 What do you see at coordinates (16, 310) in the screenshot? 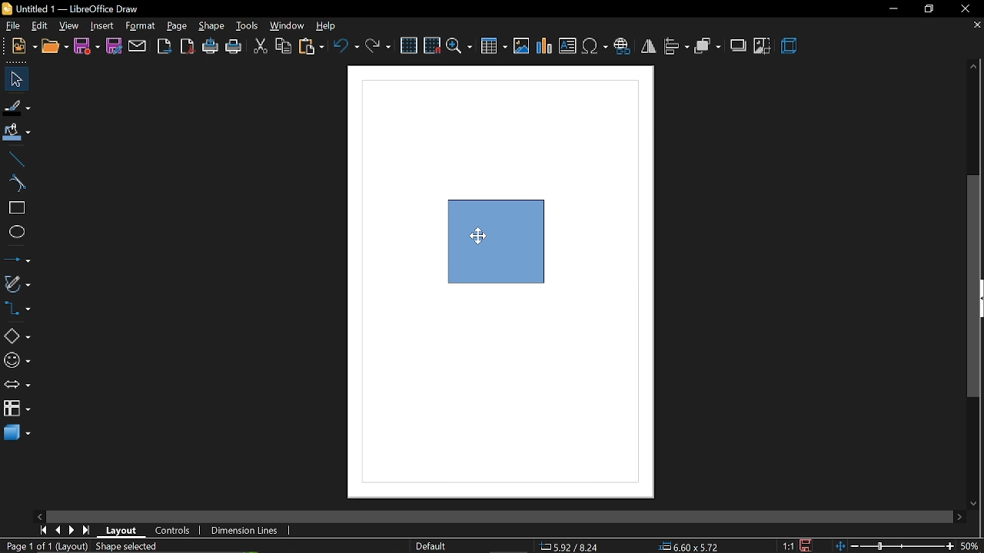
I see `Connector` at bounding box center [16, 310].